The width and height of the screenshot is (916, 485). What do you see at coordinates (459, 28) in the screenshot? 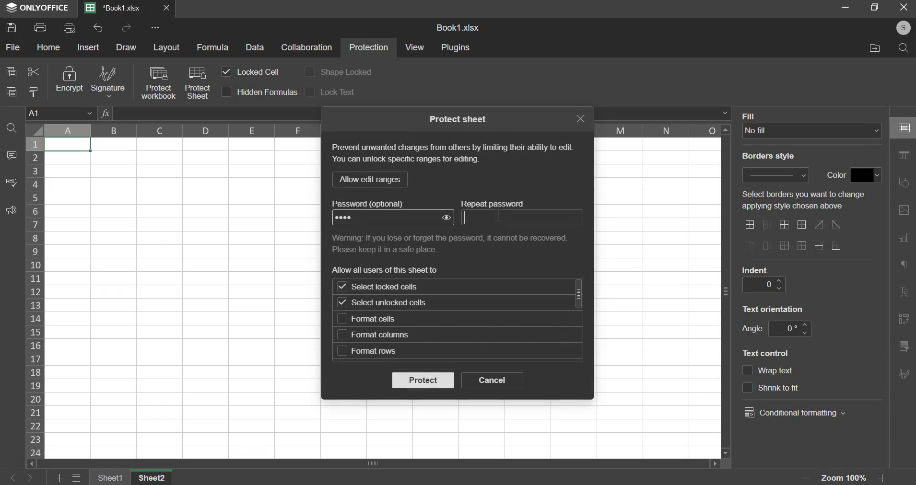
I see `Book1.xlsx` at bounding box center [459, 28].